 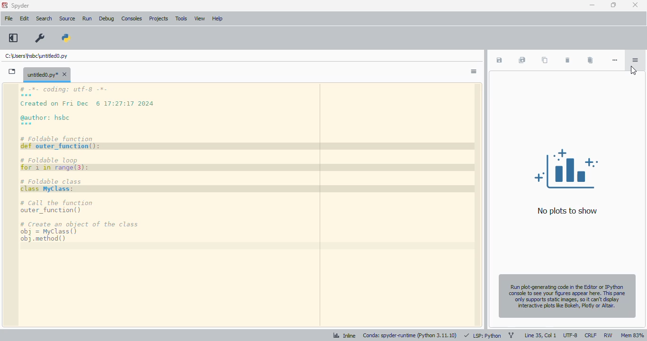 I want to click on scrollbar, so click(x=476, y=206).